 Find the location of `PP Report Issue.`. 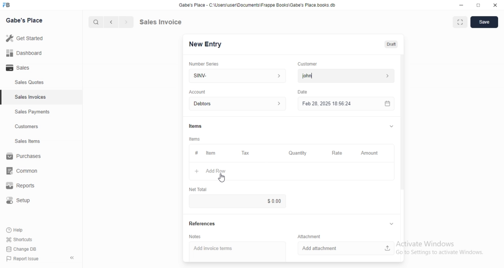

PP Report Issue. is located at coordinates (25, 260).